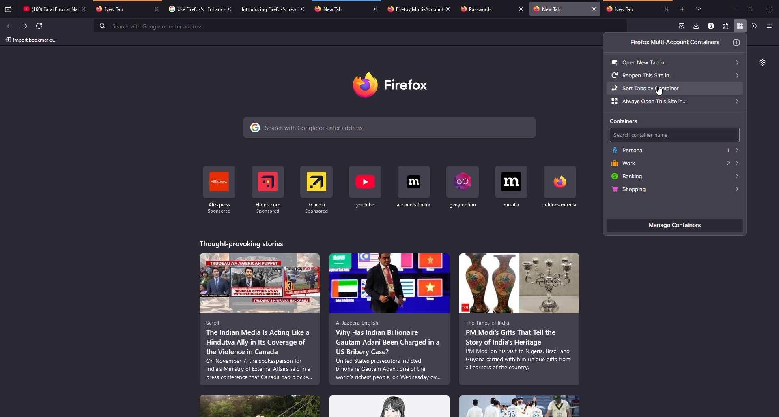  Describe the element at coordinates (675, 102) in the screenshot. I see `always open this site in` at that location.